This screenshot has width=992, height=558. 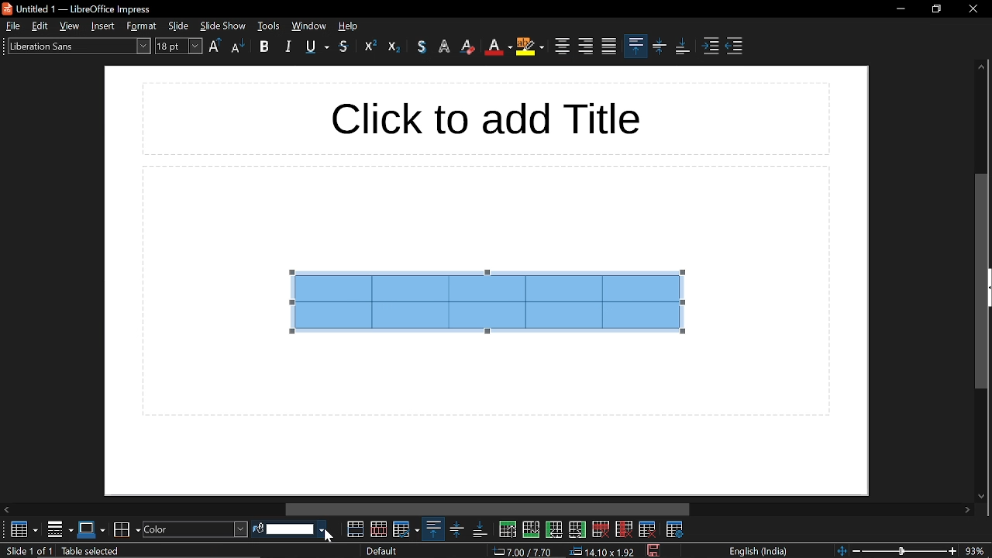 I want to click on eraser, so click(x=394, y=46).